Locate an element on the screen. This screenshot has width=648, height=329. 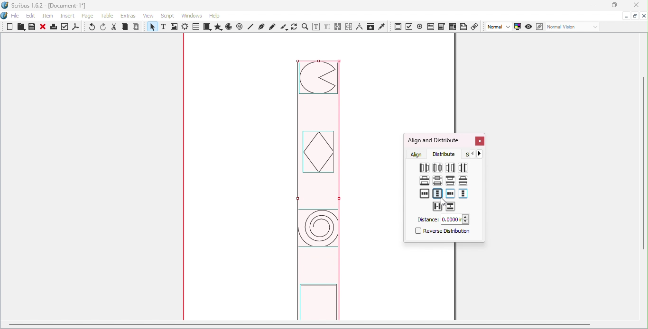
Save is located at coordinates (31, 27).